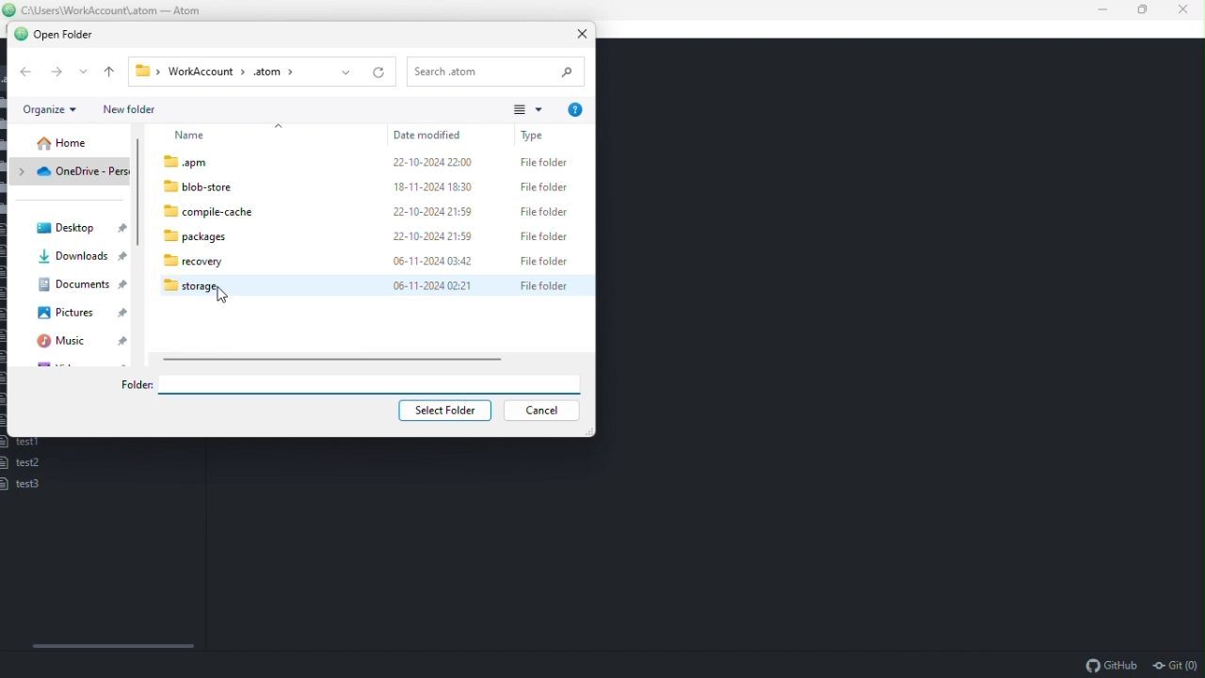  Describe the element at coordinates (68, 171) in the screenshot. I see `Onedrive` at that location.